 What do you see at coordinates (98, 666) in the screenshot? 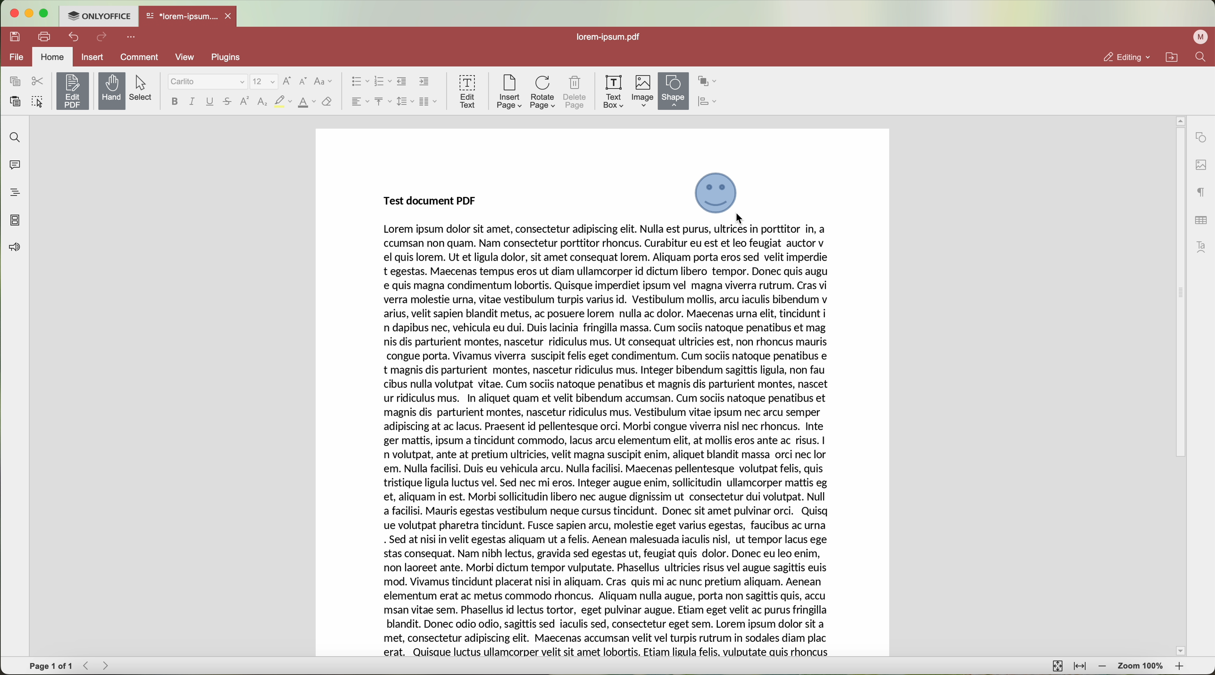
I see `navigate arrows` at bounding box center [98, 666].